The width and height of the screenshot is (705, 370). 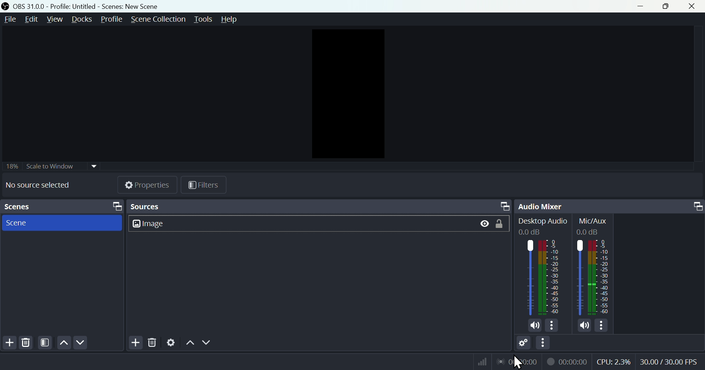 What do you see at coordinates (594, 277) in the screenshot?
I see `` at bounding box center [594, 277].